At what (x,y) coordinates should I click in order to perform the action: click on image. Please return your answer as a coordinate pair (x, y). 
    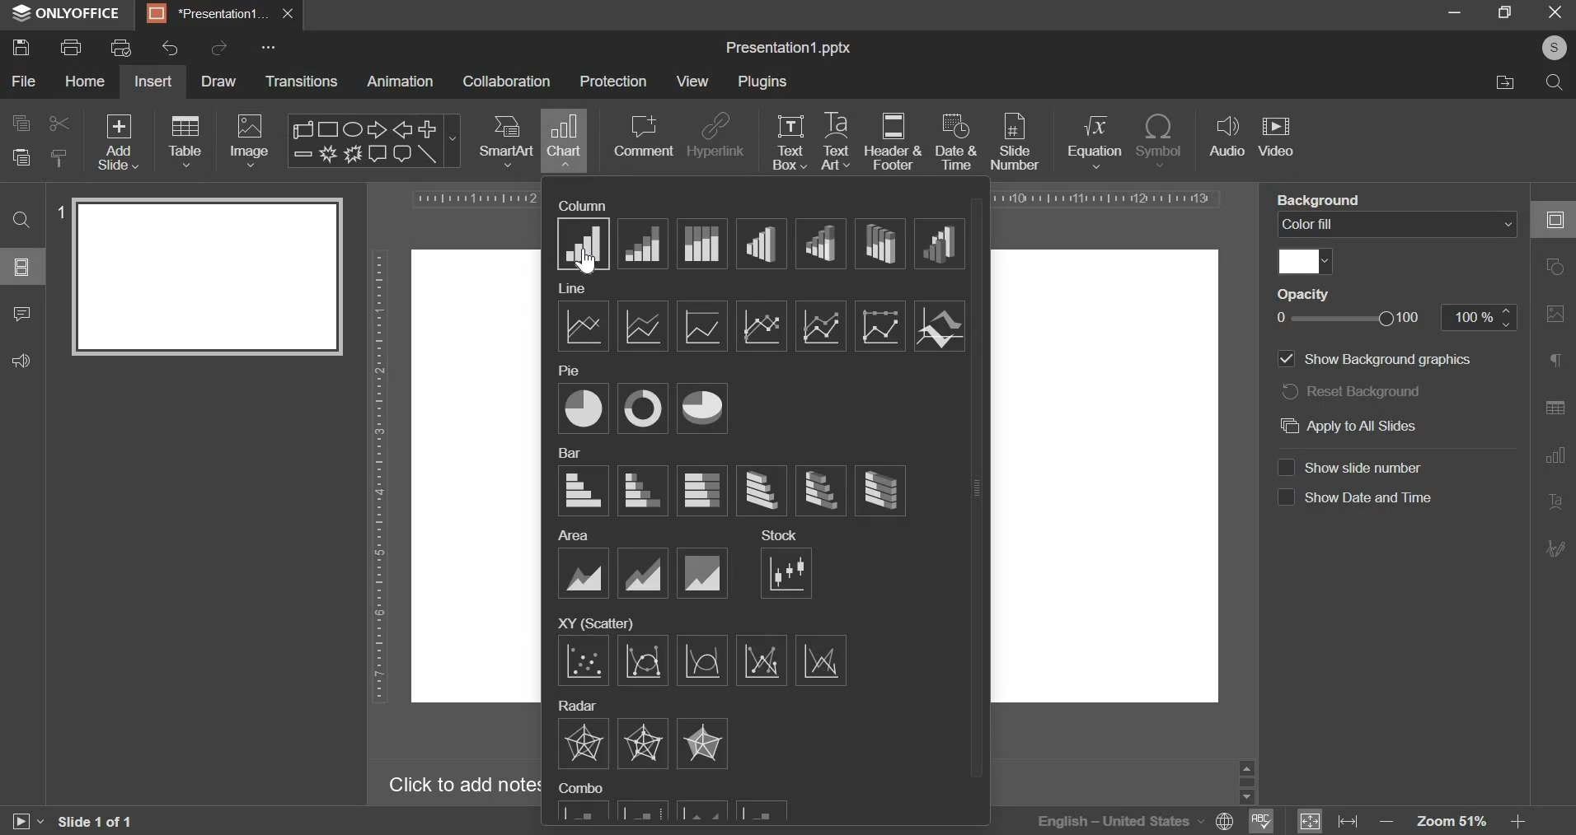
    Looking at the image, I should click on (248, 142).